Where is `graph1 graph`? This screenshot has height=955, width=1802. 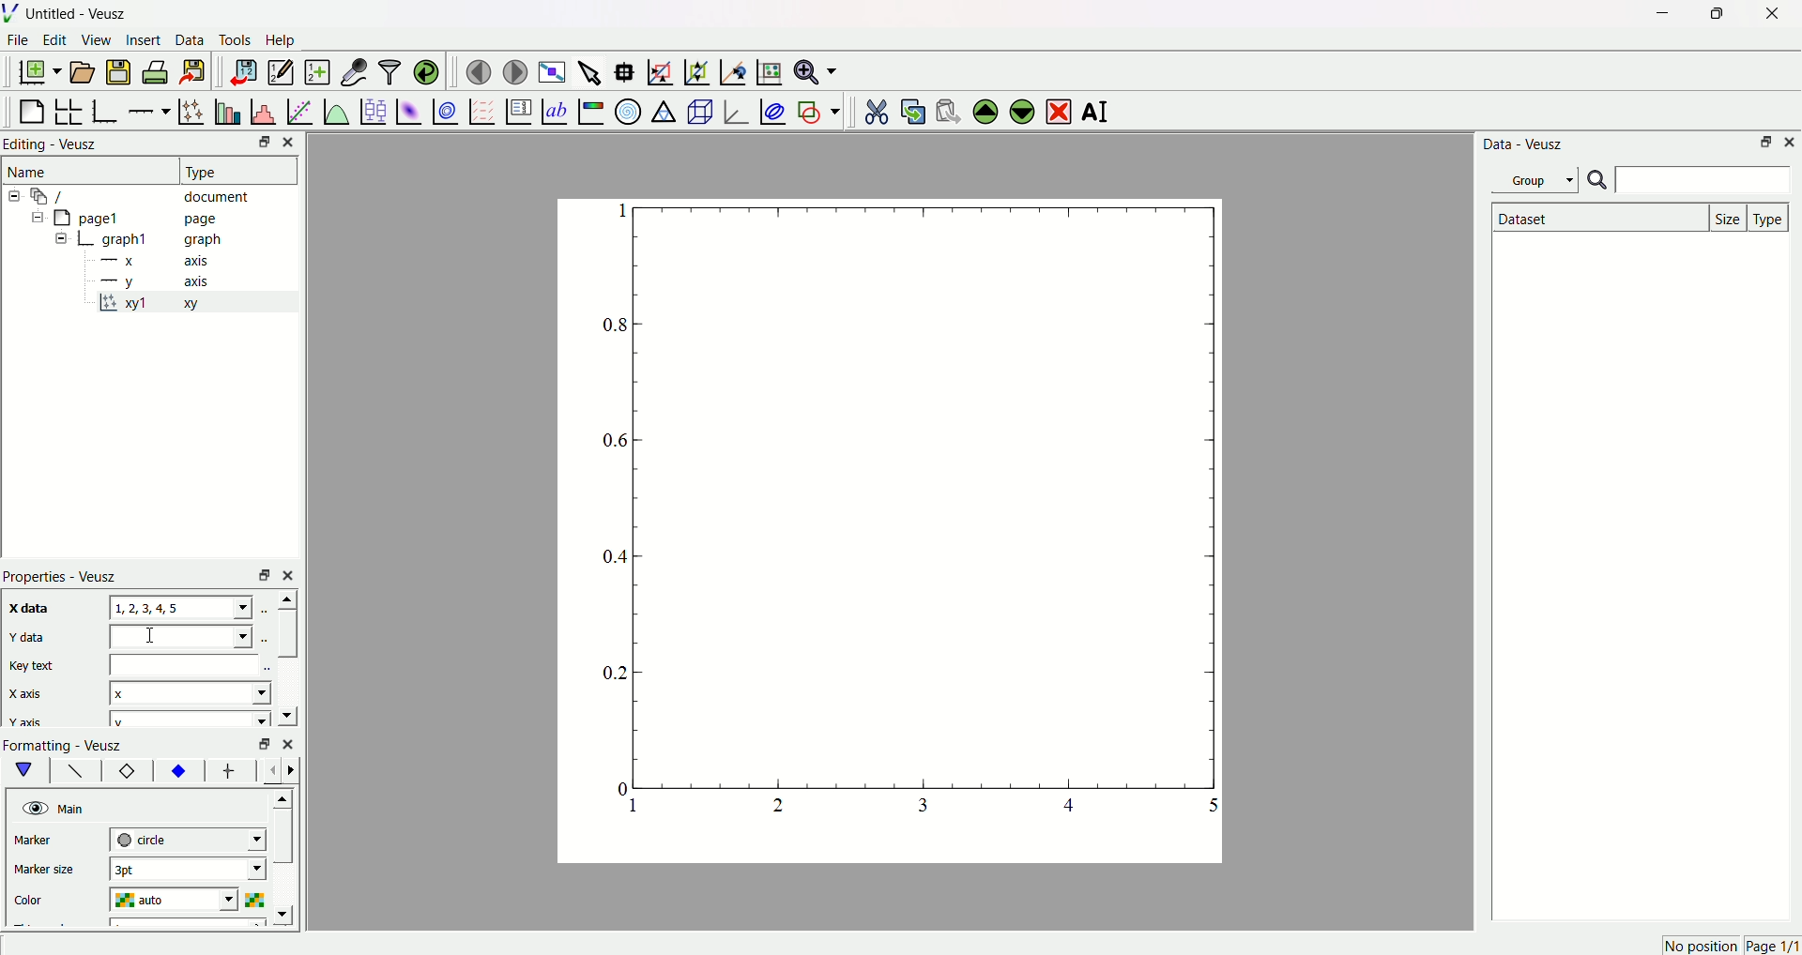 graph1 graph is located at coordinates (163, 240).